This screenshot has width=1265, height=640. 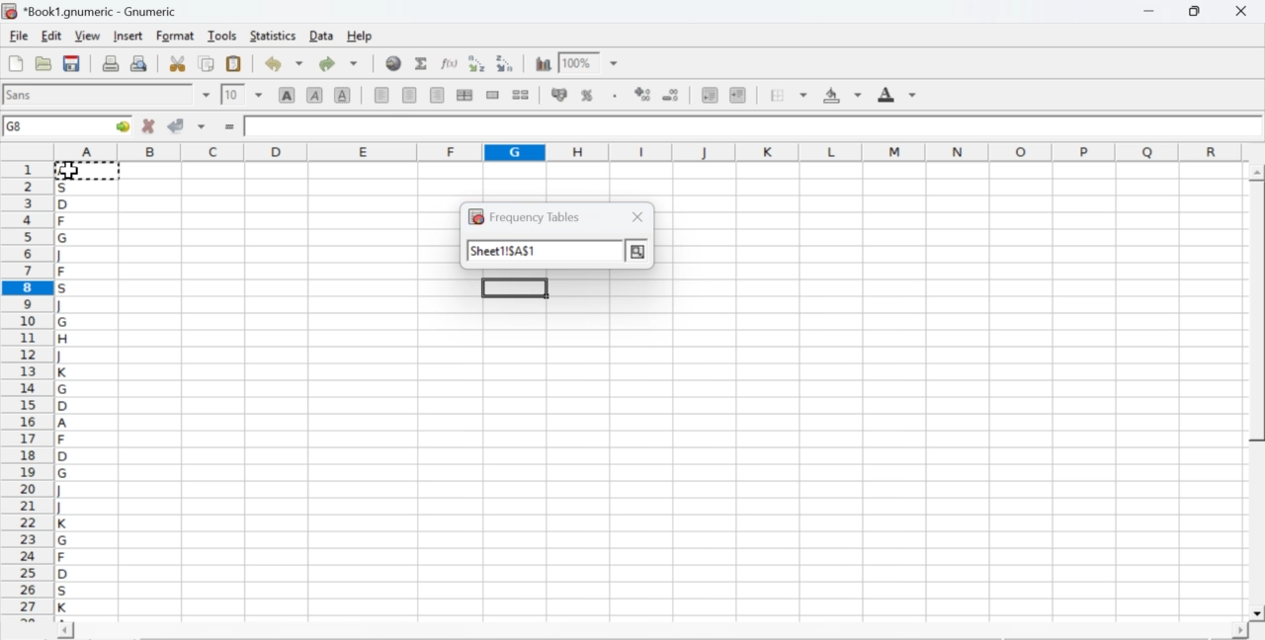 What do you see at coordinates (232, 95) in the screenshot?
I see `10` at bounding box center [232, 95].